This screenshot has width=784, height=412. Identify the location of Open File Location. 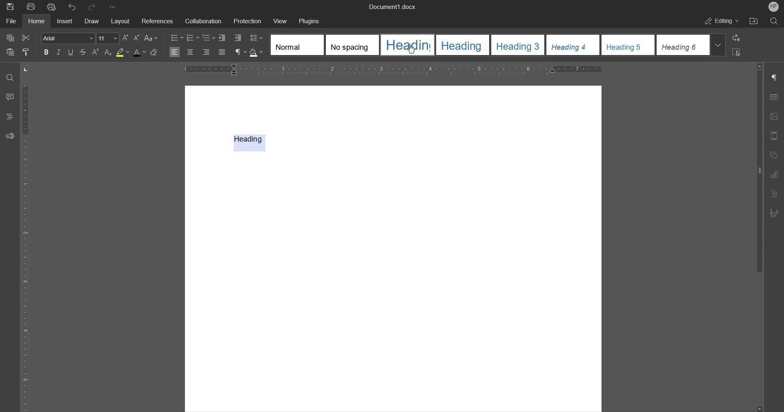
(755, 20).